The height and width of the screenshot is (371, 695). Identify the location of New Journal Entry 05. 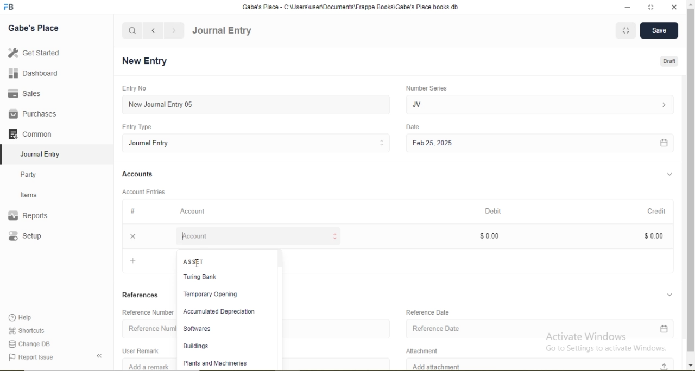
(260, 104).